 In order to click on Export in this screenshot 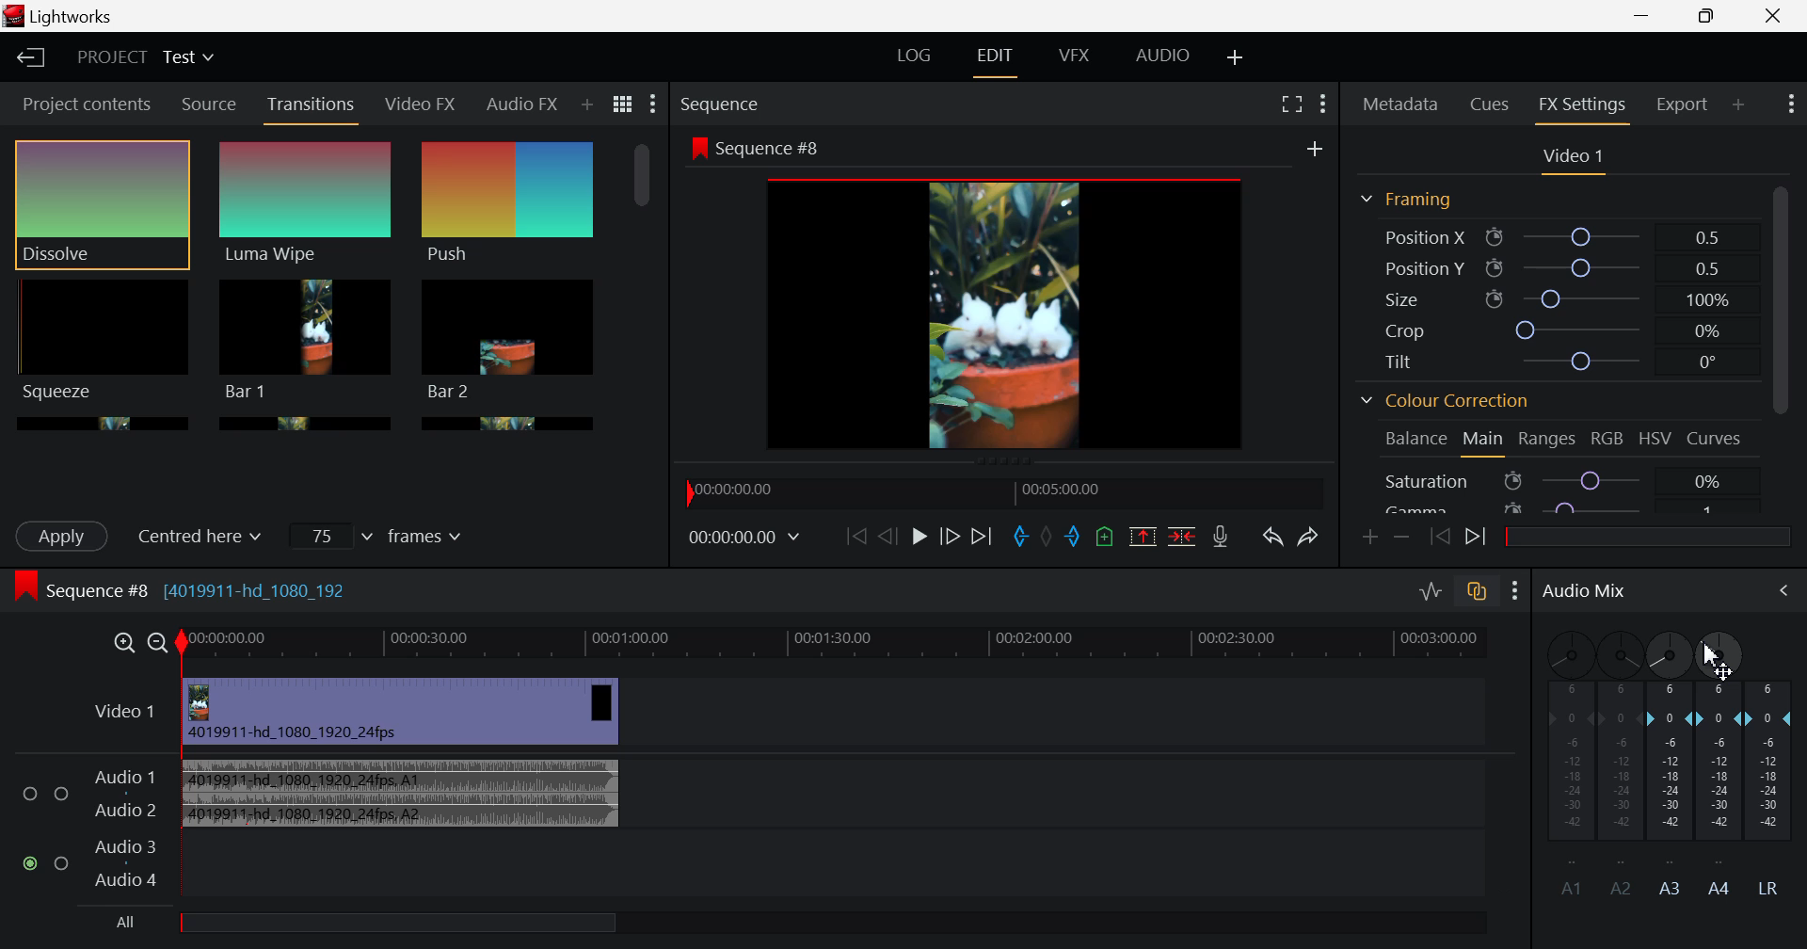, I will do `click(1683, 105)`.